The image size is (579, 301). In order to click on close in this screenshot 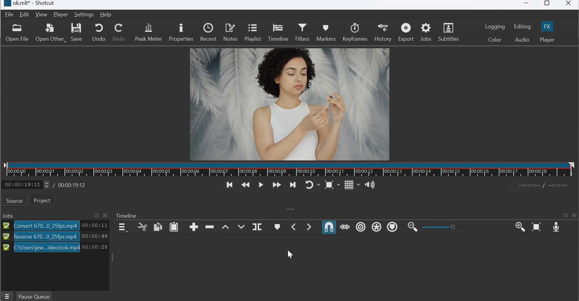, I will do `click(105, 215)`.